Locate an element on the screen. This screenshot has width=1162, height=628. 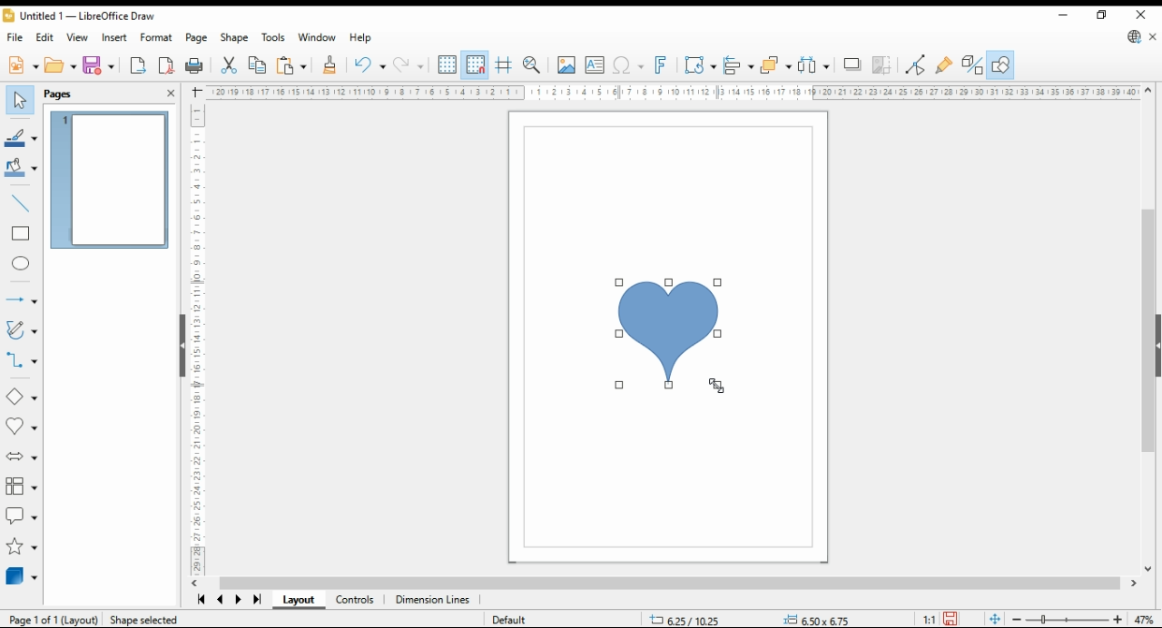
help is located at coordinates (361, 38).